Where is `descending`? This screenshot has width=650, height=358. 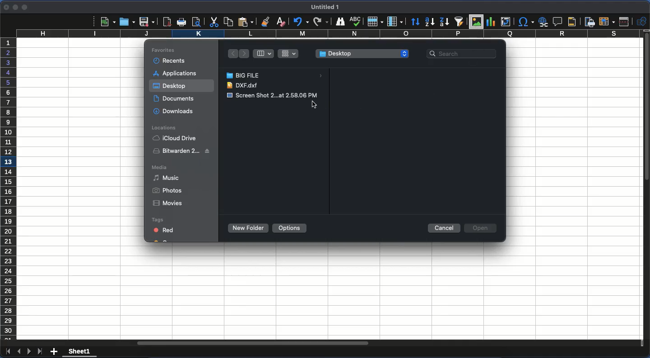
descending is located at coordinates (443, 22).